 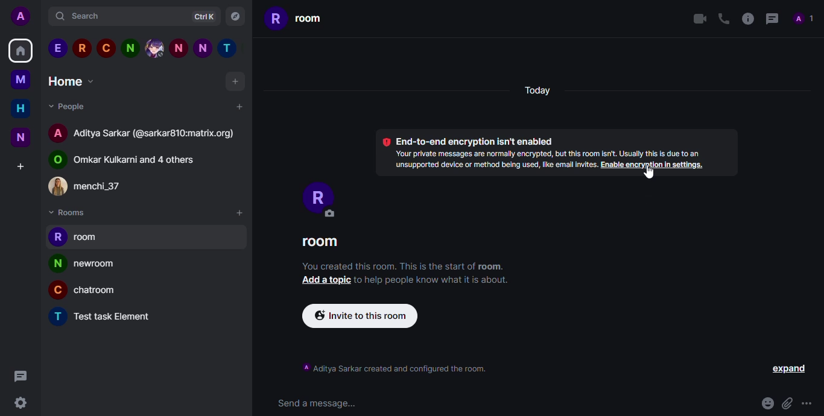 I want to click on rooms dropdown, so click(x=68, y=213).